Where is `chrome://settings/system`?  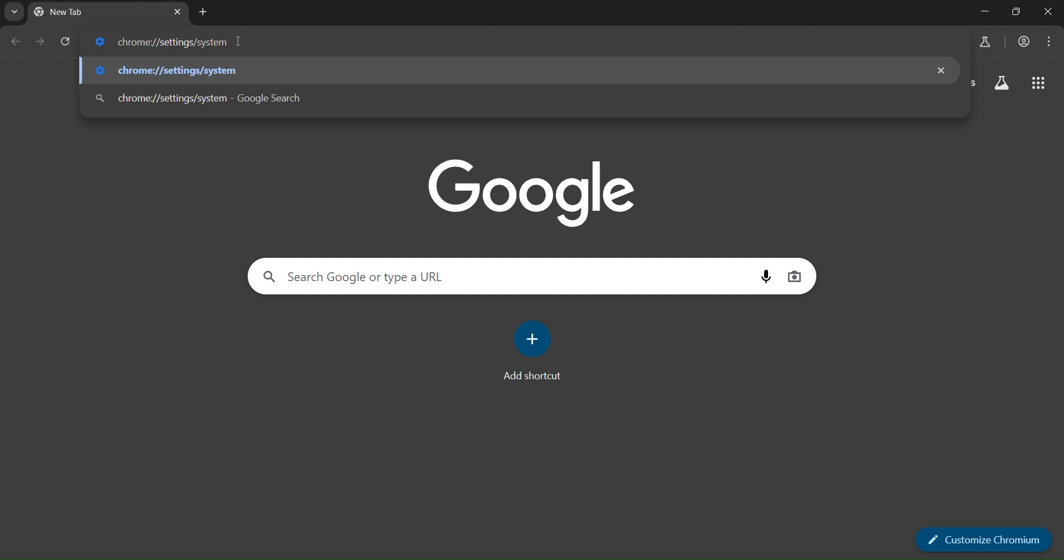
chrome://settings/system is located at coordinates (160, 42).